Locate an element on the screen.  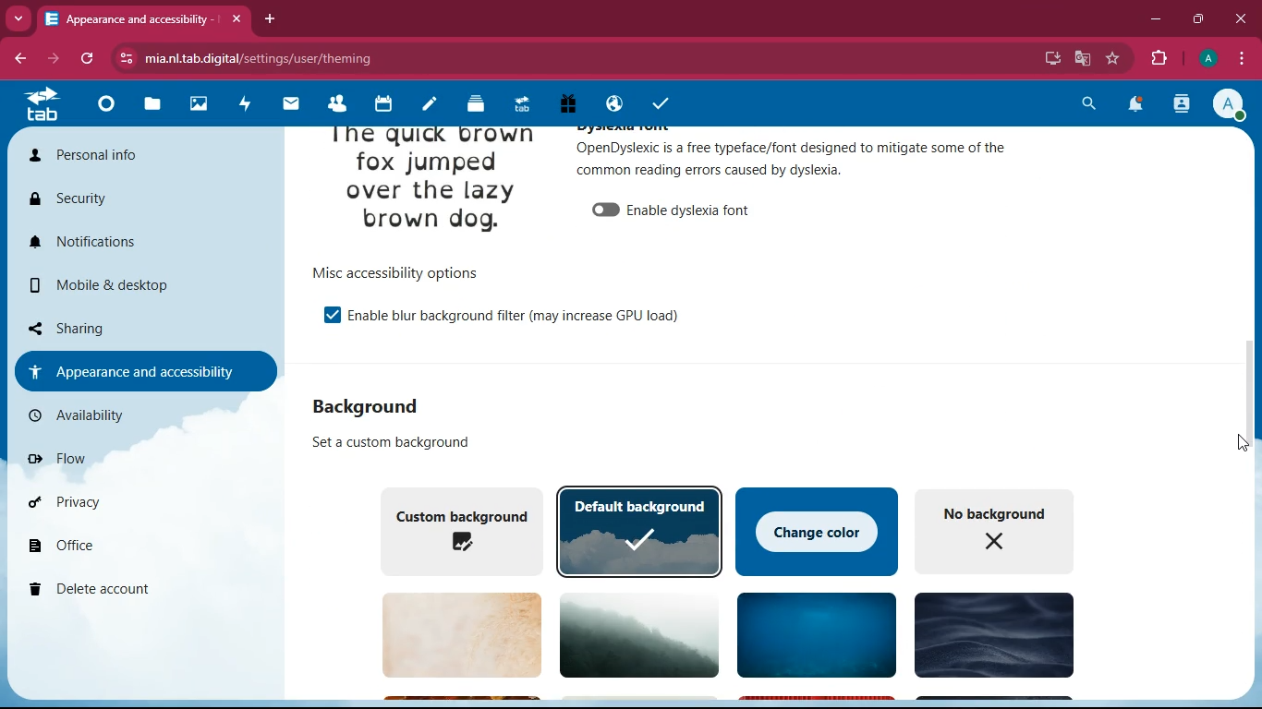
image is located at coordinates (432, 186).